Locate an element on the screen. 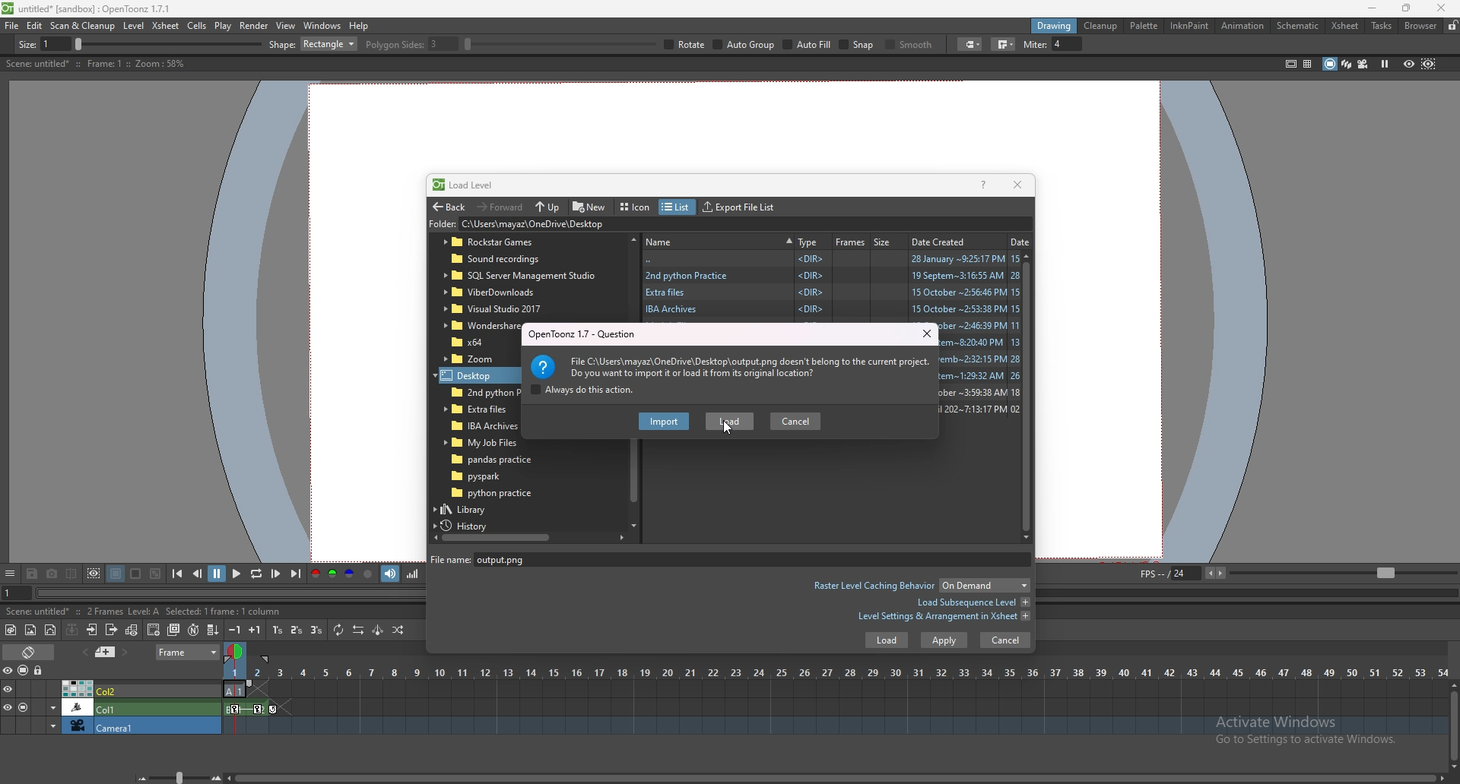  help is located at coordinates (983, 184).